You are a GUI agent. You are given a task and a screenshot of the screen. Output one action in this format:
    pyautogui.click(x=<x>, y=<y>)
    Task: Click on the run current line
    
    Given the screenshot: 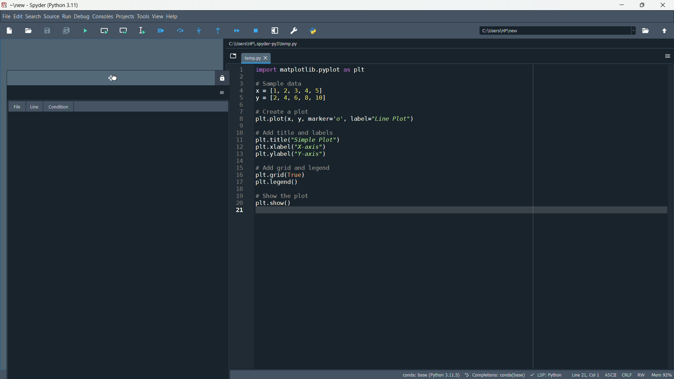 What is the action you would take?
    pyautogui.click(x=179, y=30)
    